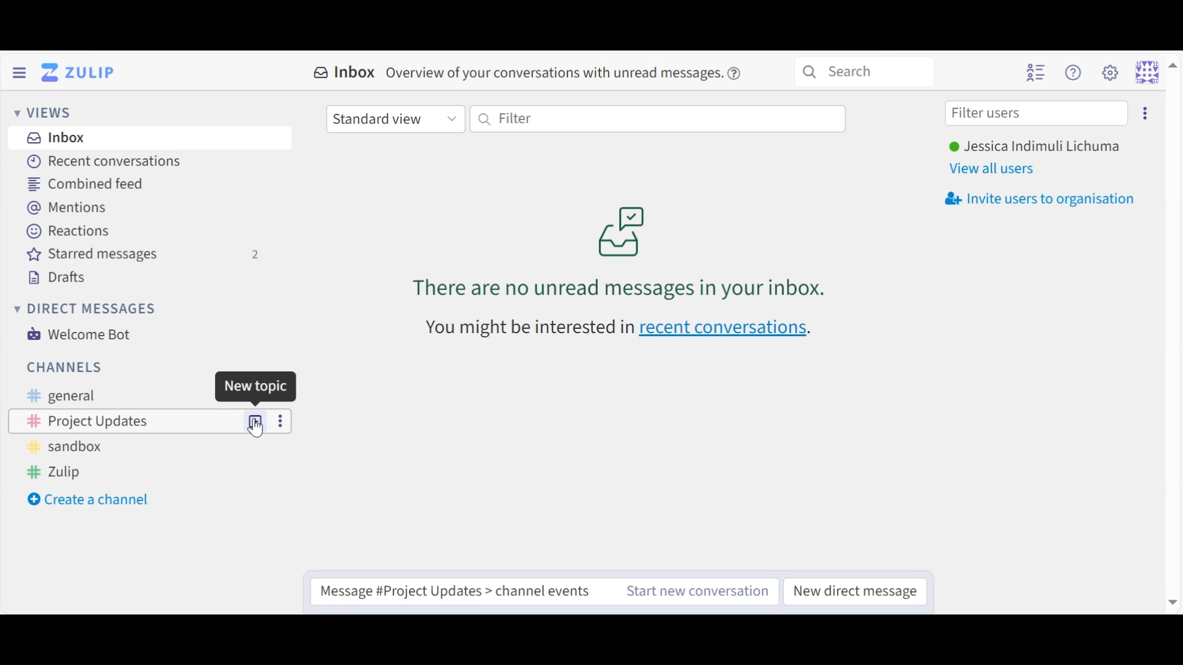  What do you see at coordinates (81, 73) in the screenshot?
I see `Go to Home View` at bounding box center [81, 73].